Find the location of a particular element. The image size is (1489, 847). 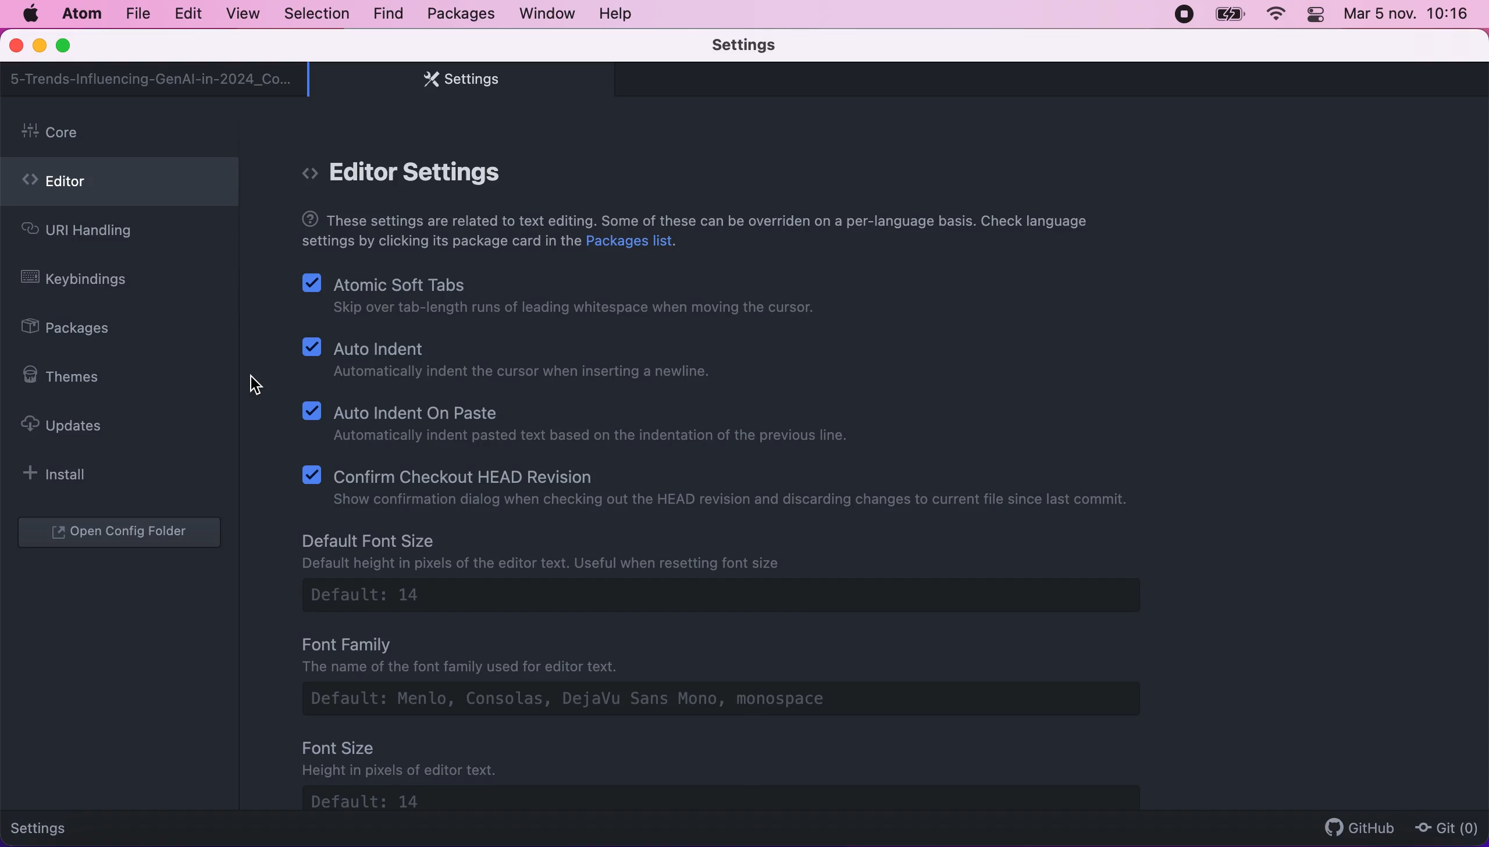

view is located at coordinates (239, 14).